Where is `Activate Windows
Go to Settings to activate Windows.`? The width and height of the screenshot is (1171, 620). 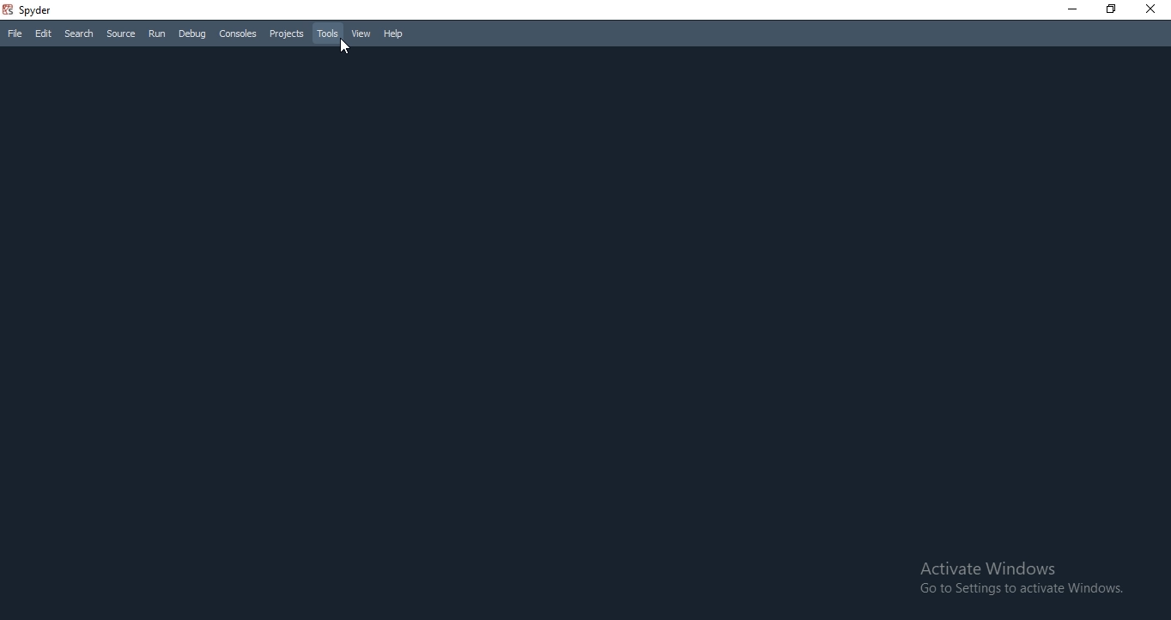
Activate Windows
Go to Settings to activate Windows. is located at coordinates (1019, 577).